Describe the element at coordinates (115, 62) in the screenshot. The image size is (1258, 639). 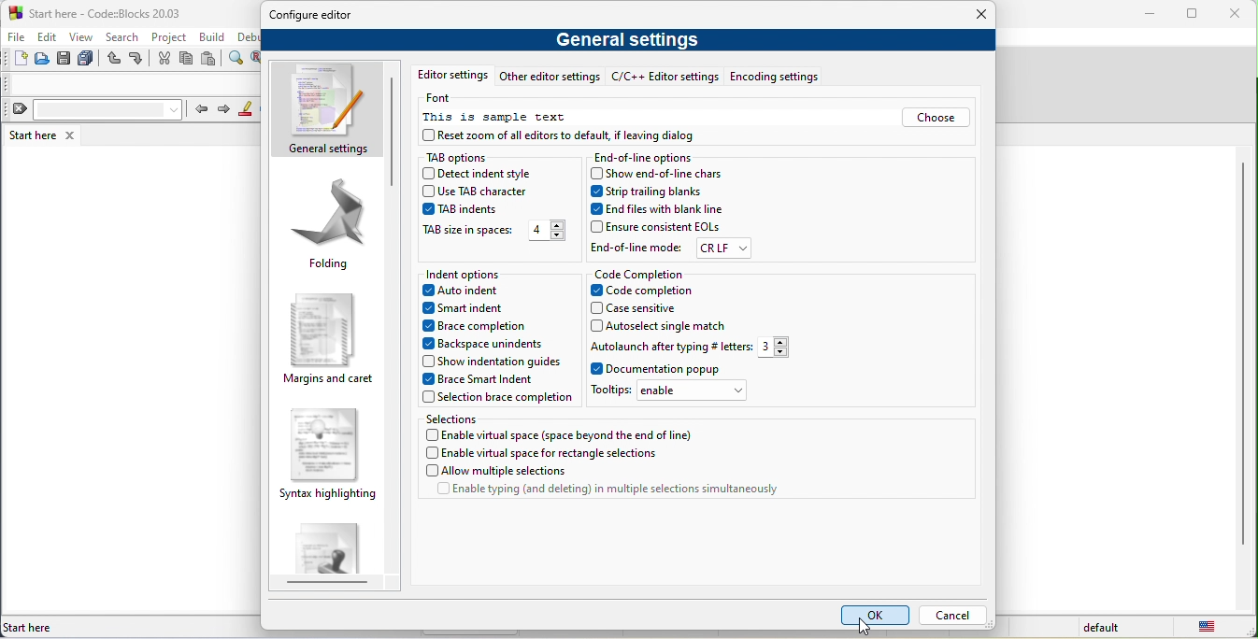
I see `undo` at that location.